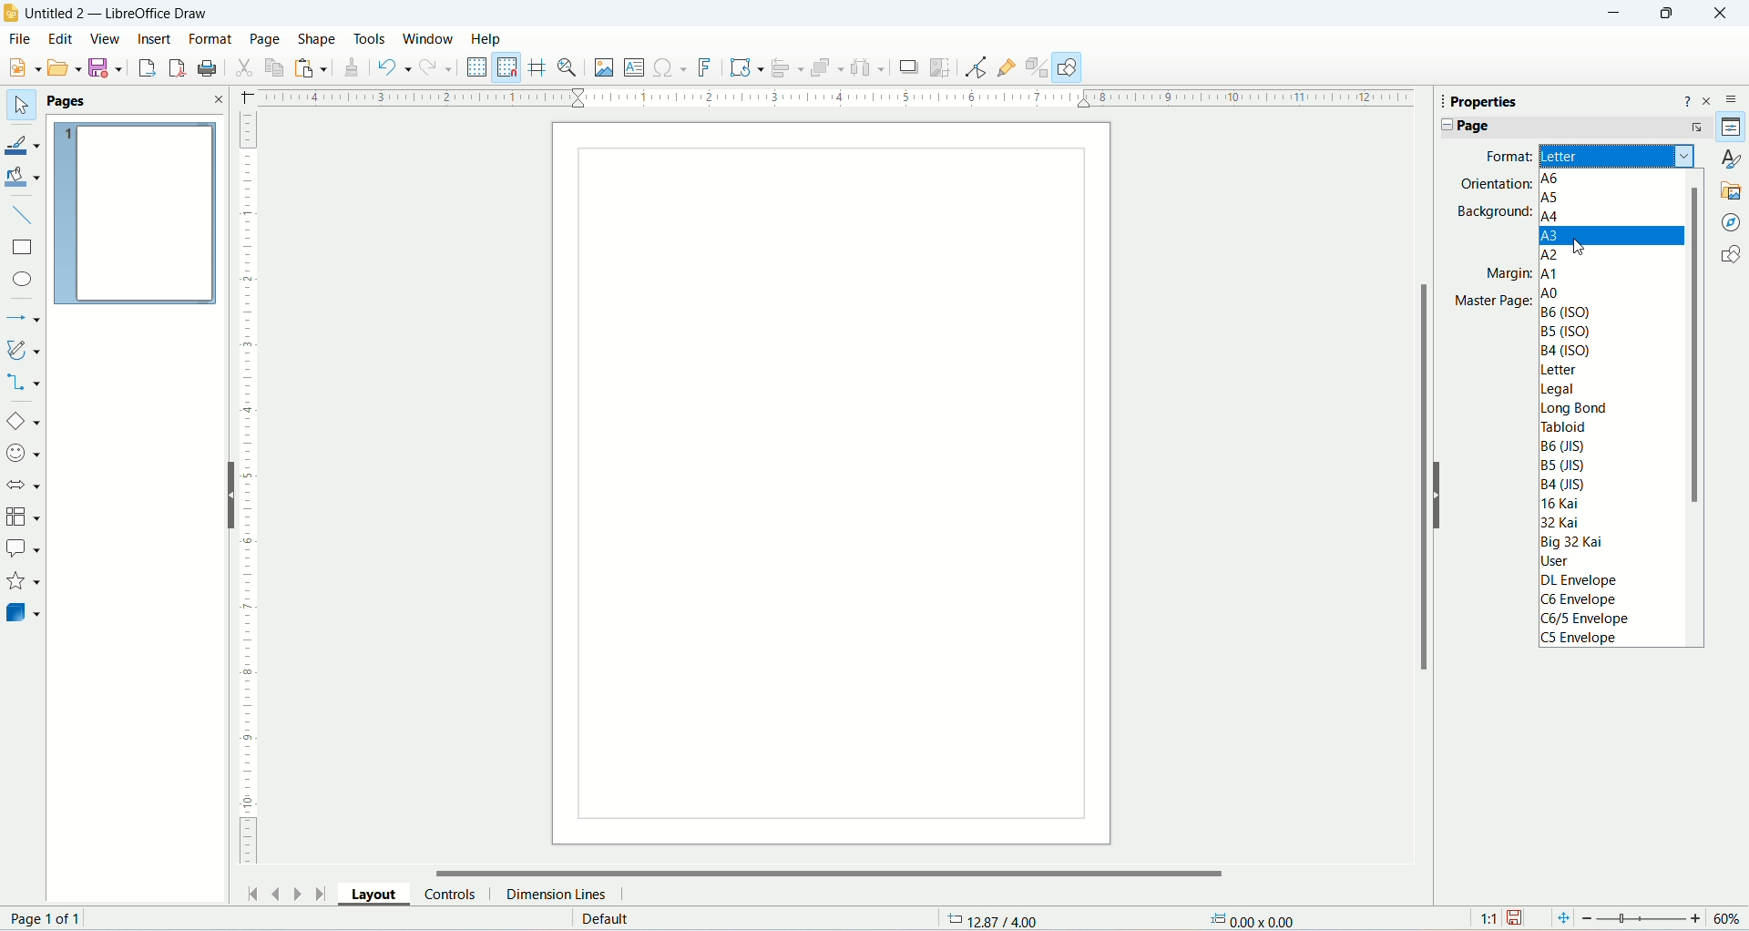 Image resolution: width=1749 pixels, height=931 pixels. I want to click on redo, so click(438, 67).